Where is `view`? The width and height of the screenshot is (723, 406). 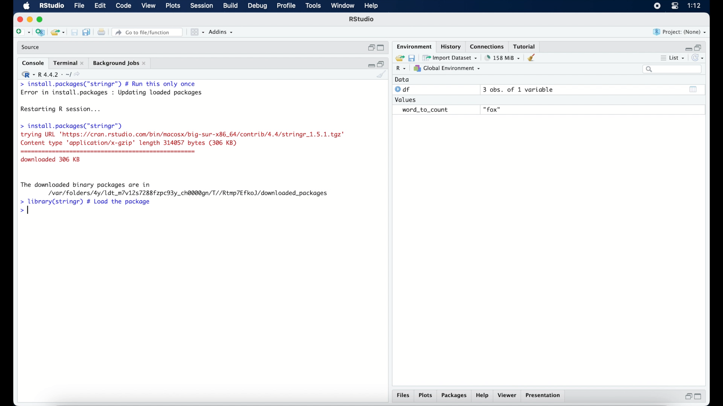
view is located at coordinates (148, 6).